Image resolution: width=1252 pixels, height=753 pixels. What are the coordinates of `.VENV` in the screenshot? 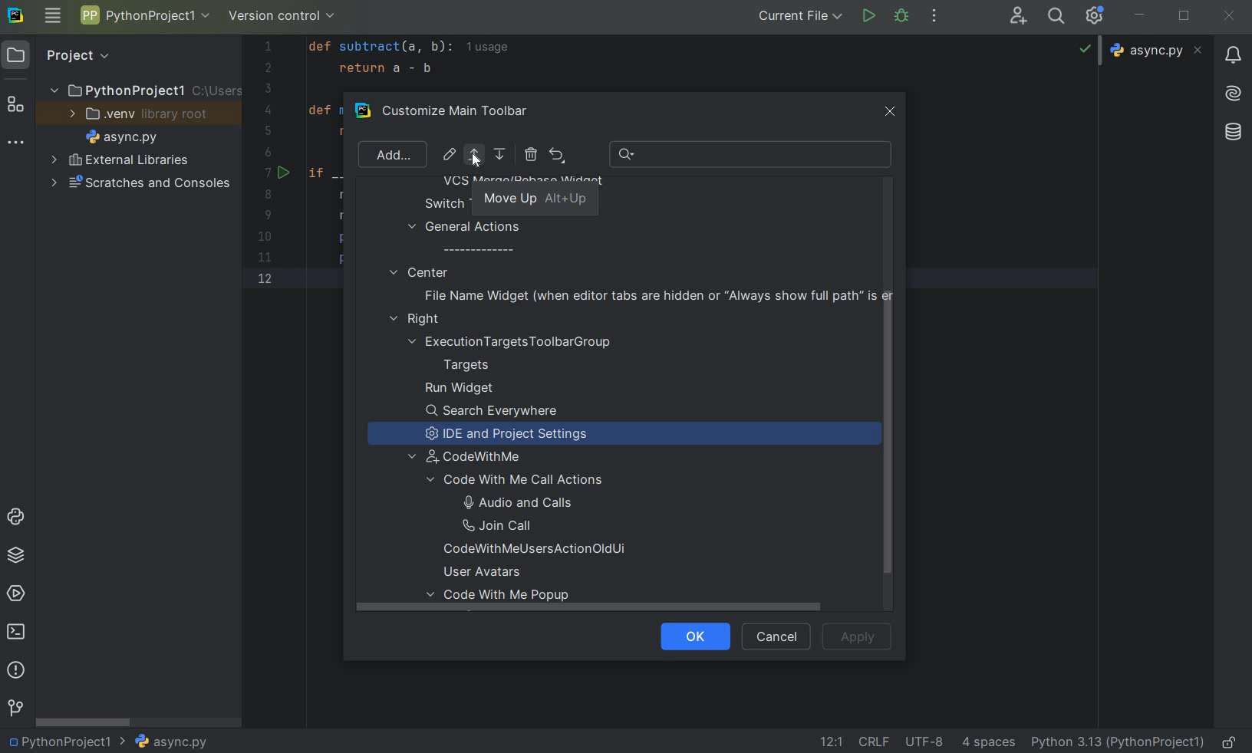 It's located at (139, 114).